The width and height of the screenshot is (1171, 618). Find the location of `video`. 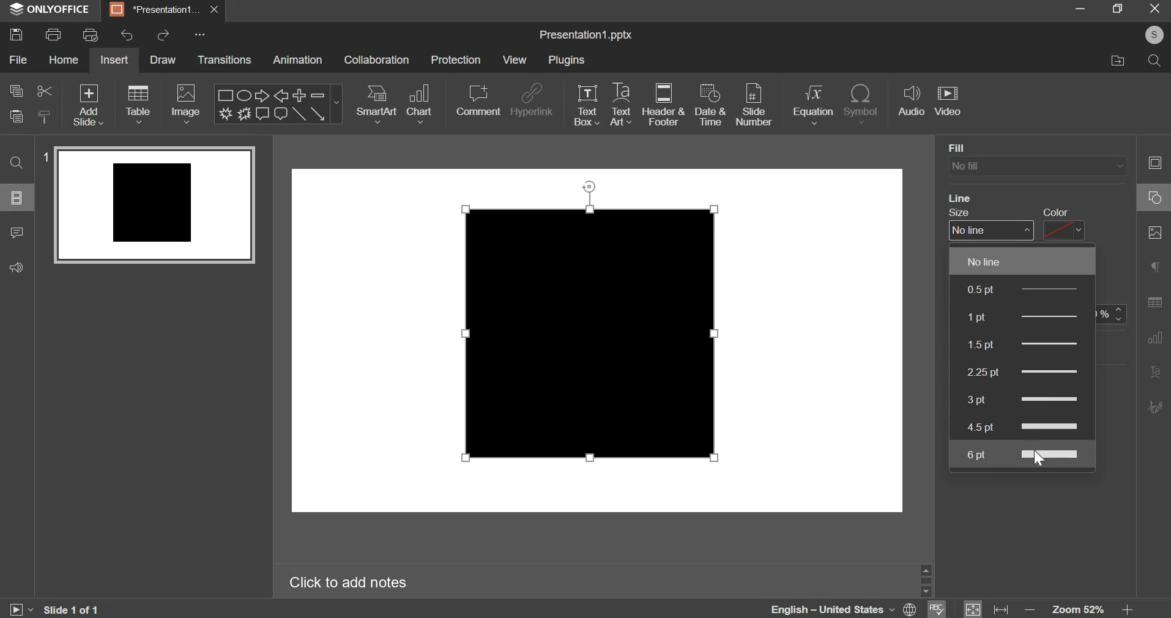

video is located at coordinates (948, 100).